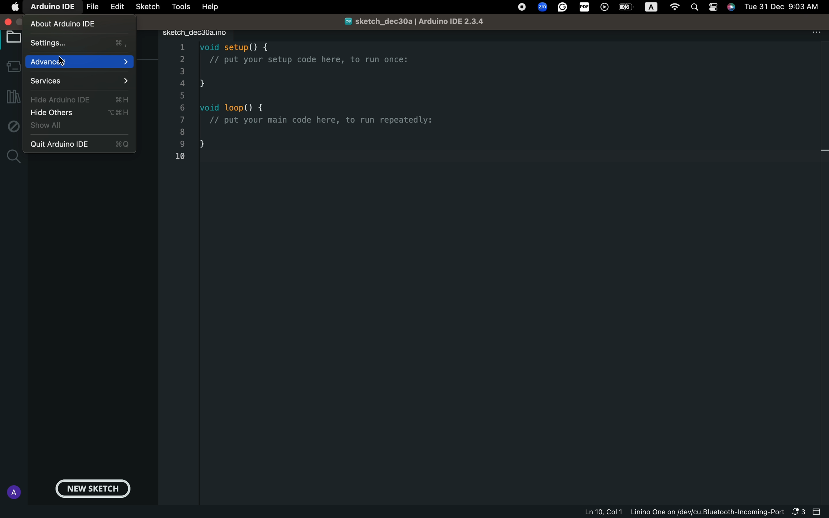  I want to click on main setting, so click(15, 8).